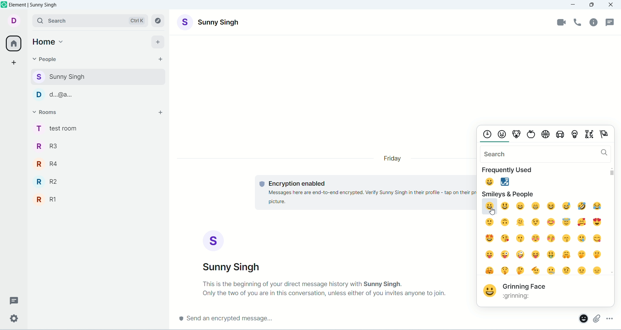  Describe the element at coordinates (394, 159) in the screenshot. I see `day` at that location.